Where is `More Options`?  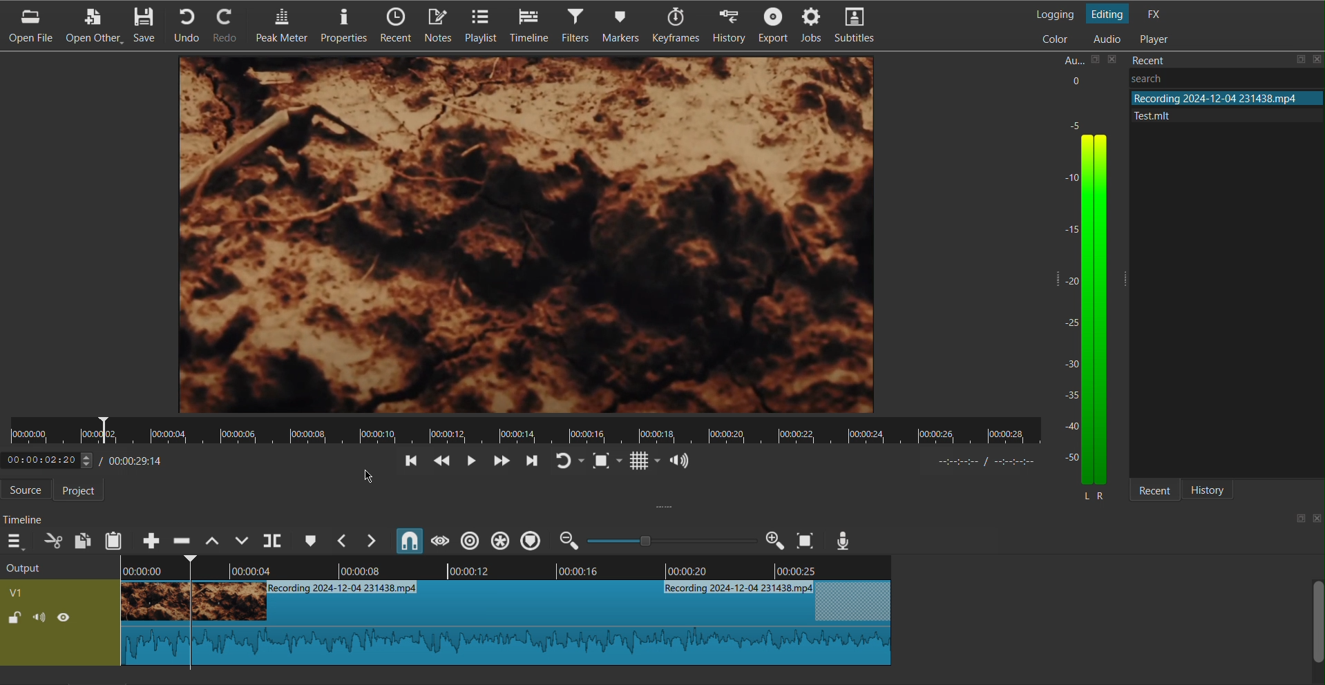 More Options is located at coordinates (17, 540).